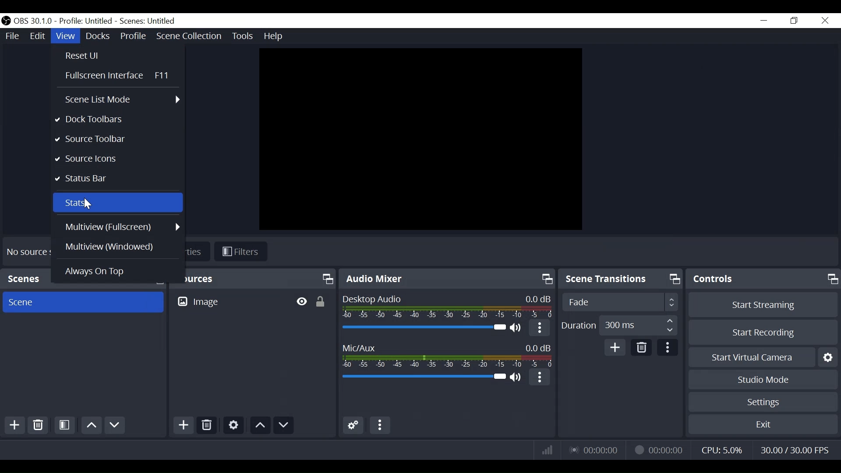  I want to click on Scene Name, so click(150, 21).